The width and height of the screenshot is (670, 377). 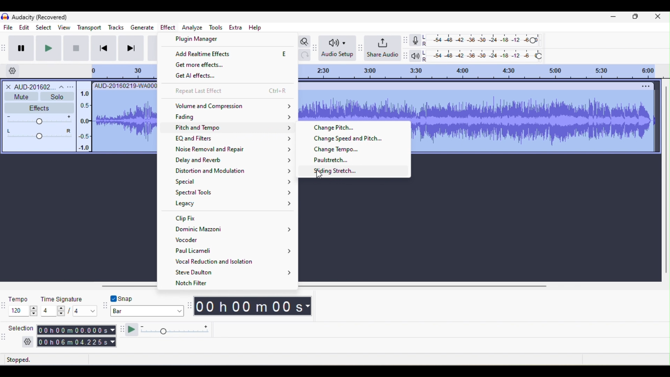 I want to click on Scale, so click(x=83, y=119).